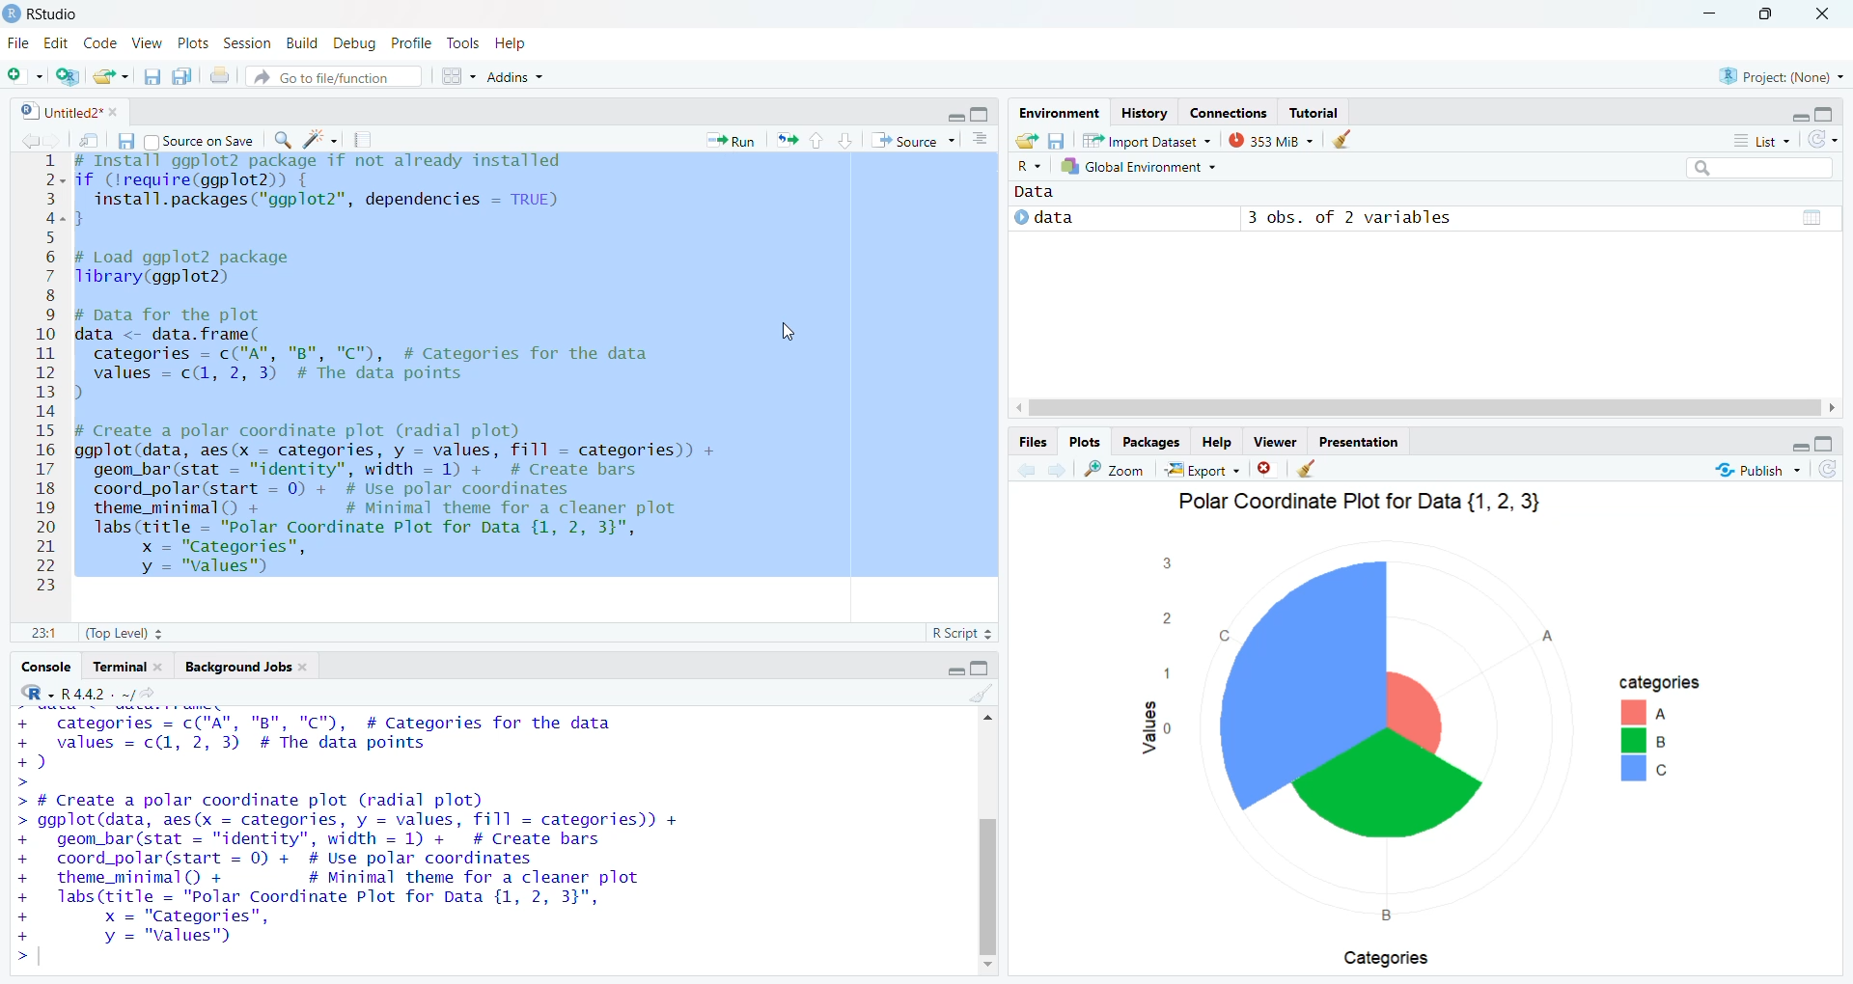 This screenshot has width=1853, height=984. What do you see at coordinates (146, 44) in the screenshot?
I see `View` at bounding box center [146, 44].